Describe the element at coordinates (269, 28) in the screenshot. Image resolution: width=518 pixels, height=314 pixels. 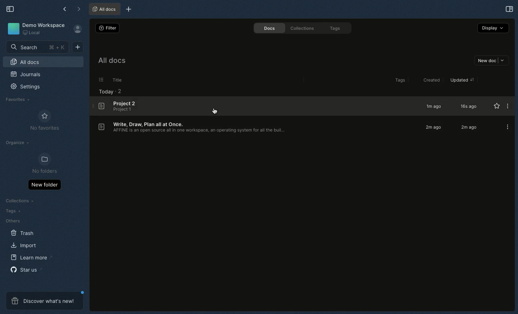
I see `Docs` at that location.